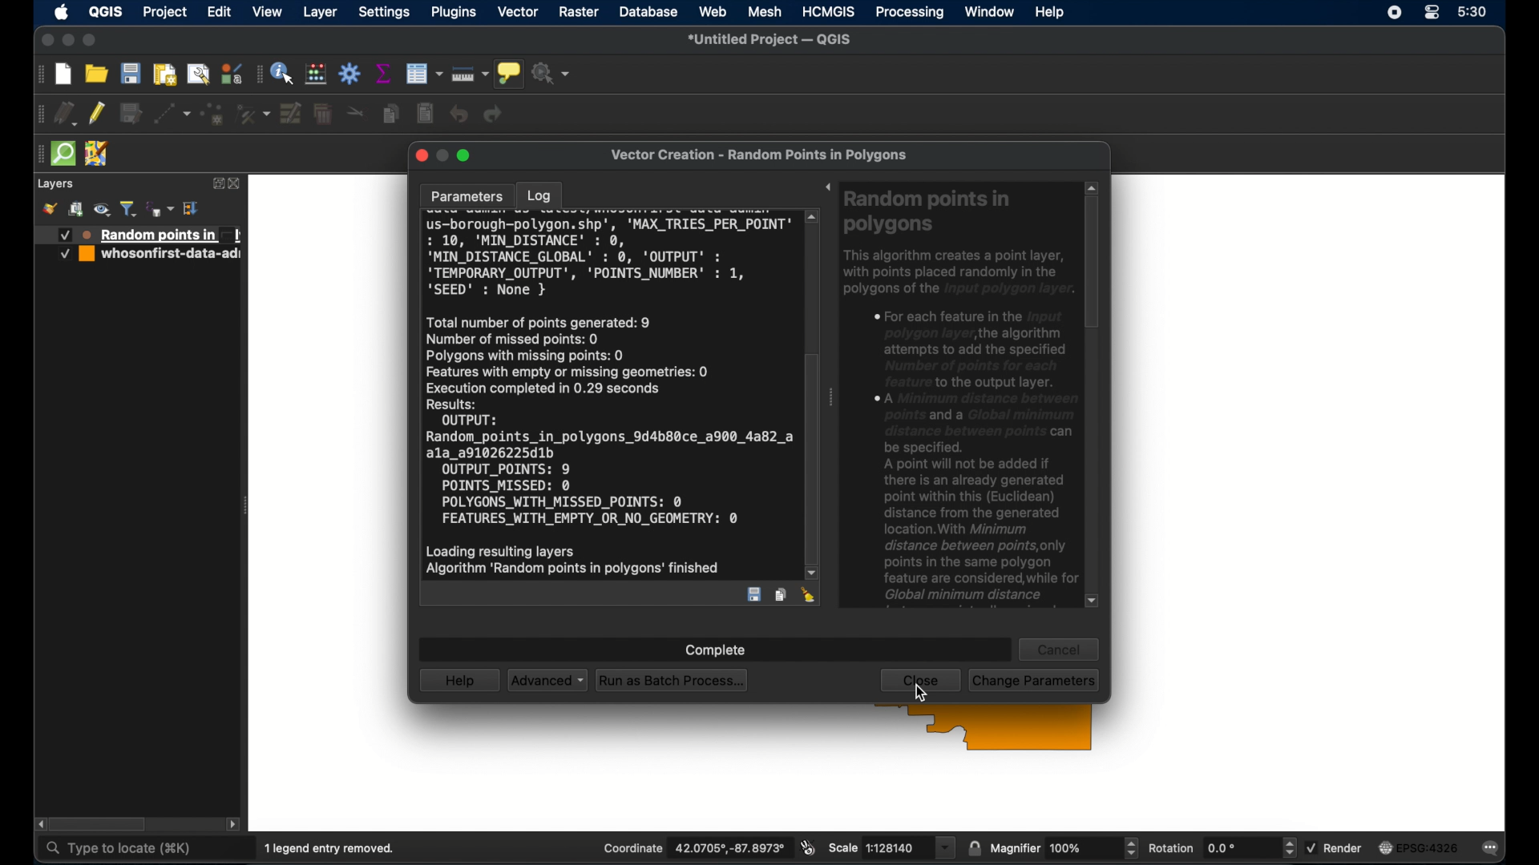 The width and height of the screenshot is (1539, 865). I want to click on current crs, so click(1418, 848).